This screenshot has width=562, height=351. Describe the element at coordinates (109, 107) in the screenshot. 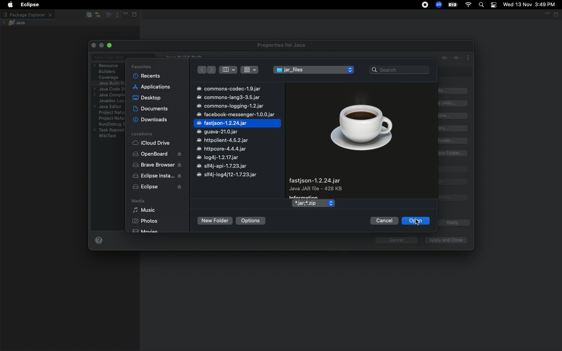

I see `Java editor` at that location.